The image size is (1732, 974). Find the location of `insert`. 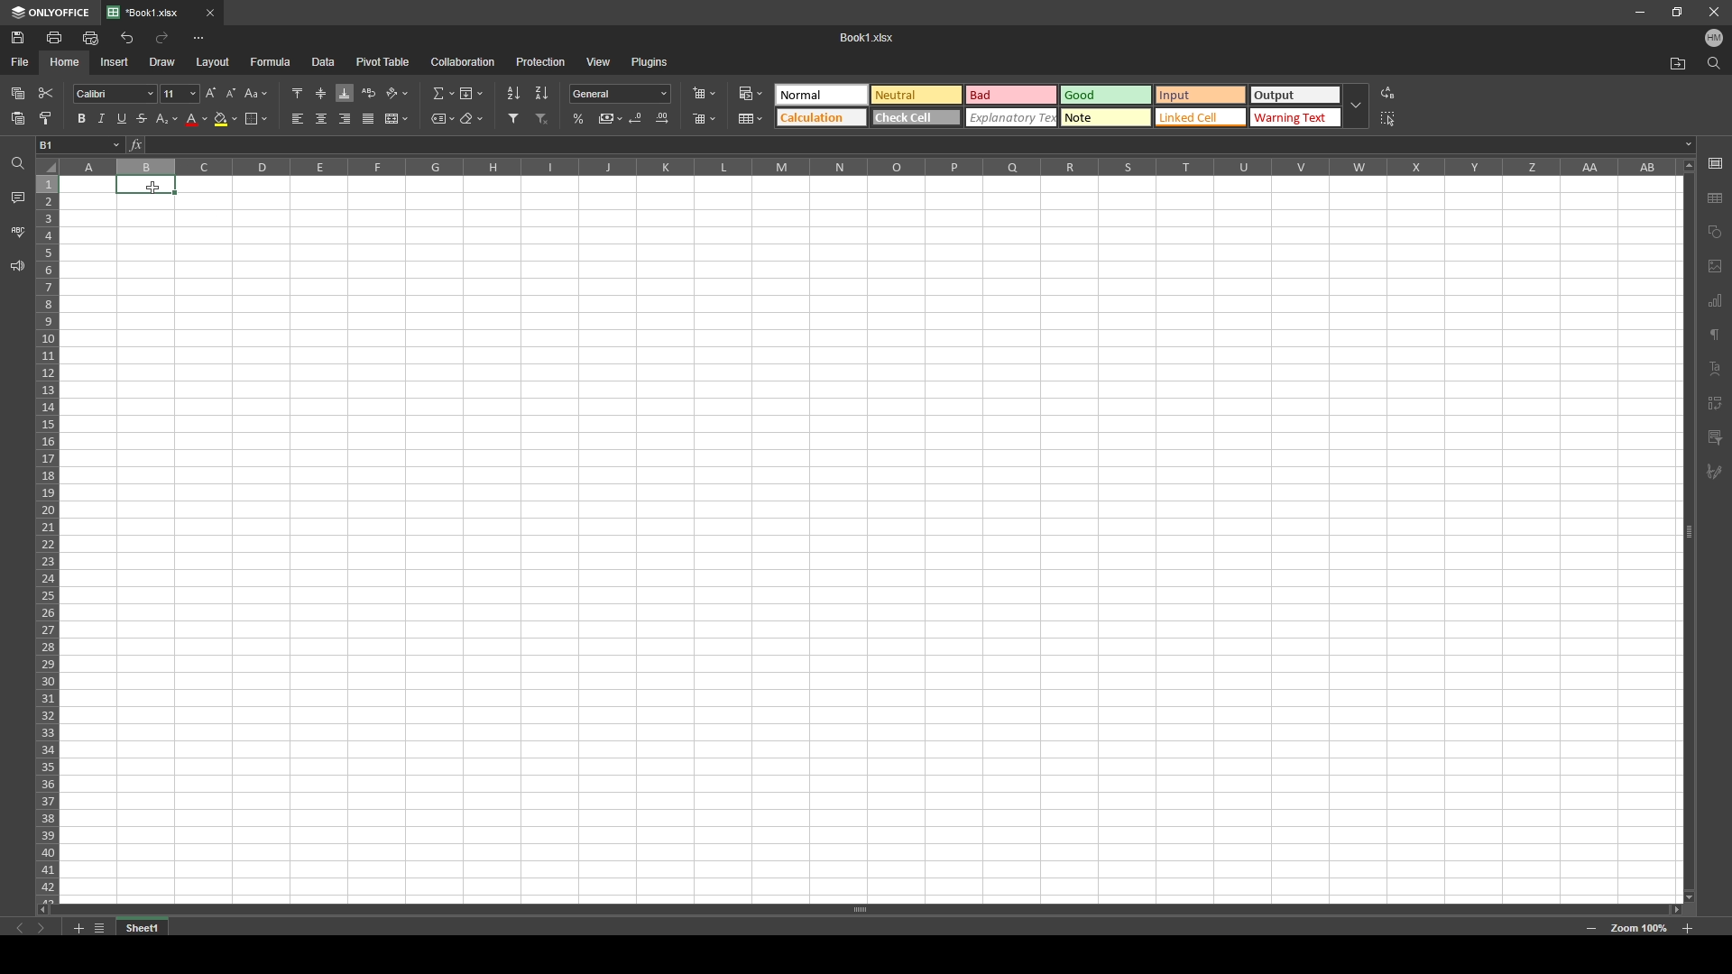

insert is located at coordinates (115, 61).